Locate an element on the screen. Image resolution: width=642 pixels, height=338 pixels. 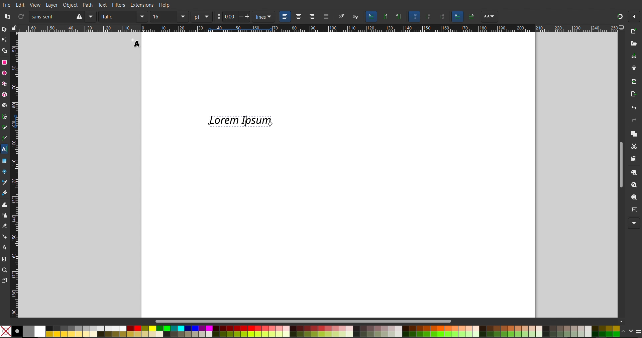
Open Export is located at coordinates (632, 95).